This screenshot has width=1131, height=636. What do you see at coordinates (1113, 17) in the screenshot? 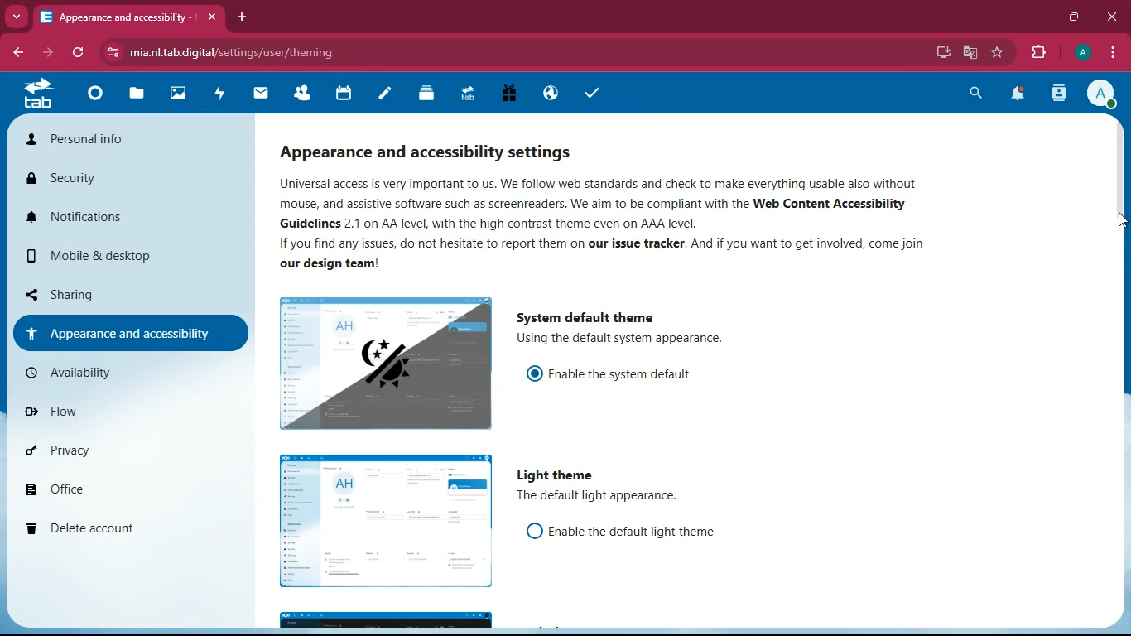
I see `close` at bounding box center [1113, 17].